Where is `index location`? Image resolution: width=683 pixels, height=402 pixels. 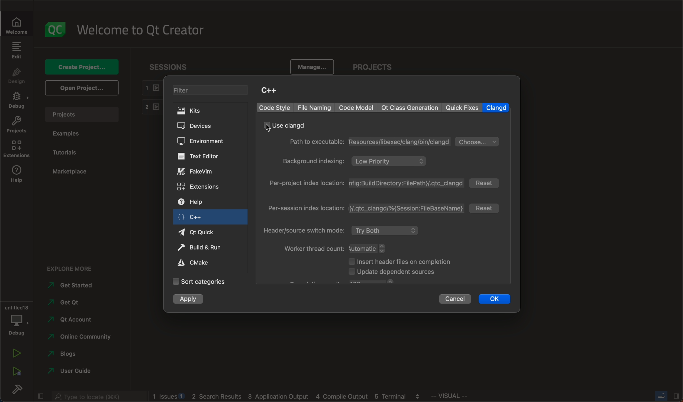 index location is located at coordinates (365, 209).